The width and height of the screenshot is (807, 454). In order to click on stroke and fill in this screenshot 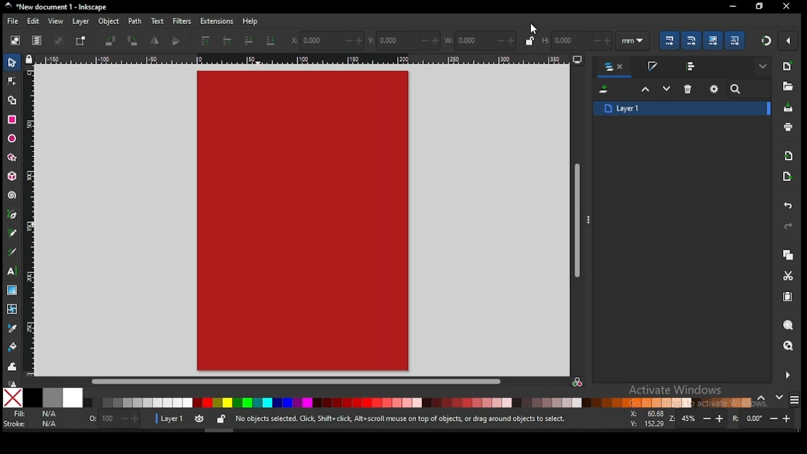, I will do `click(652, 67)`.